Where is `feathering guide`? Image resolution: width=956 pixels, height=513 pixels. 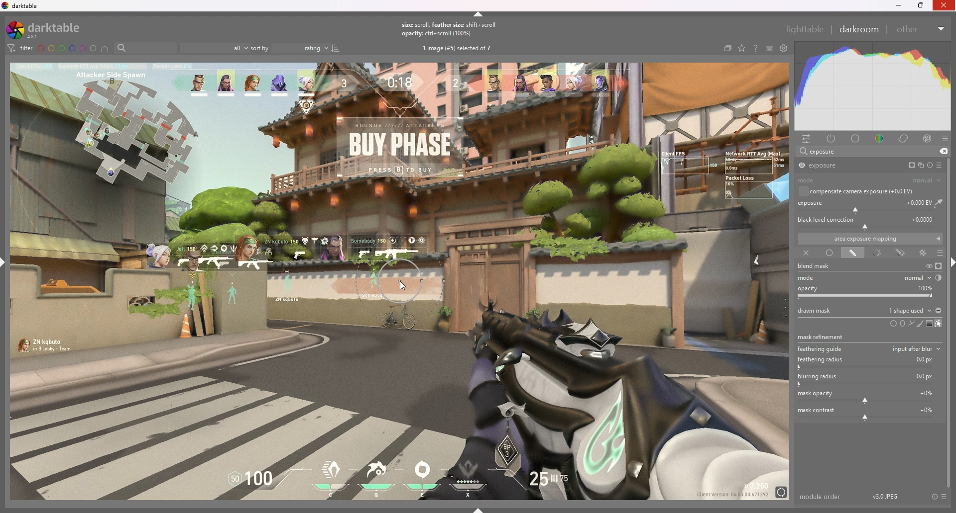
feathering guide is located at coordinates (822, 348).